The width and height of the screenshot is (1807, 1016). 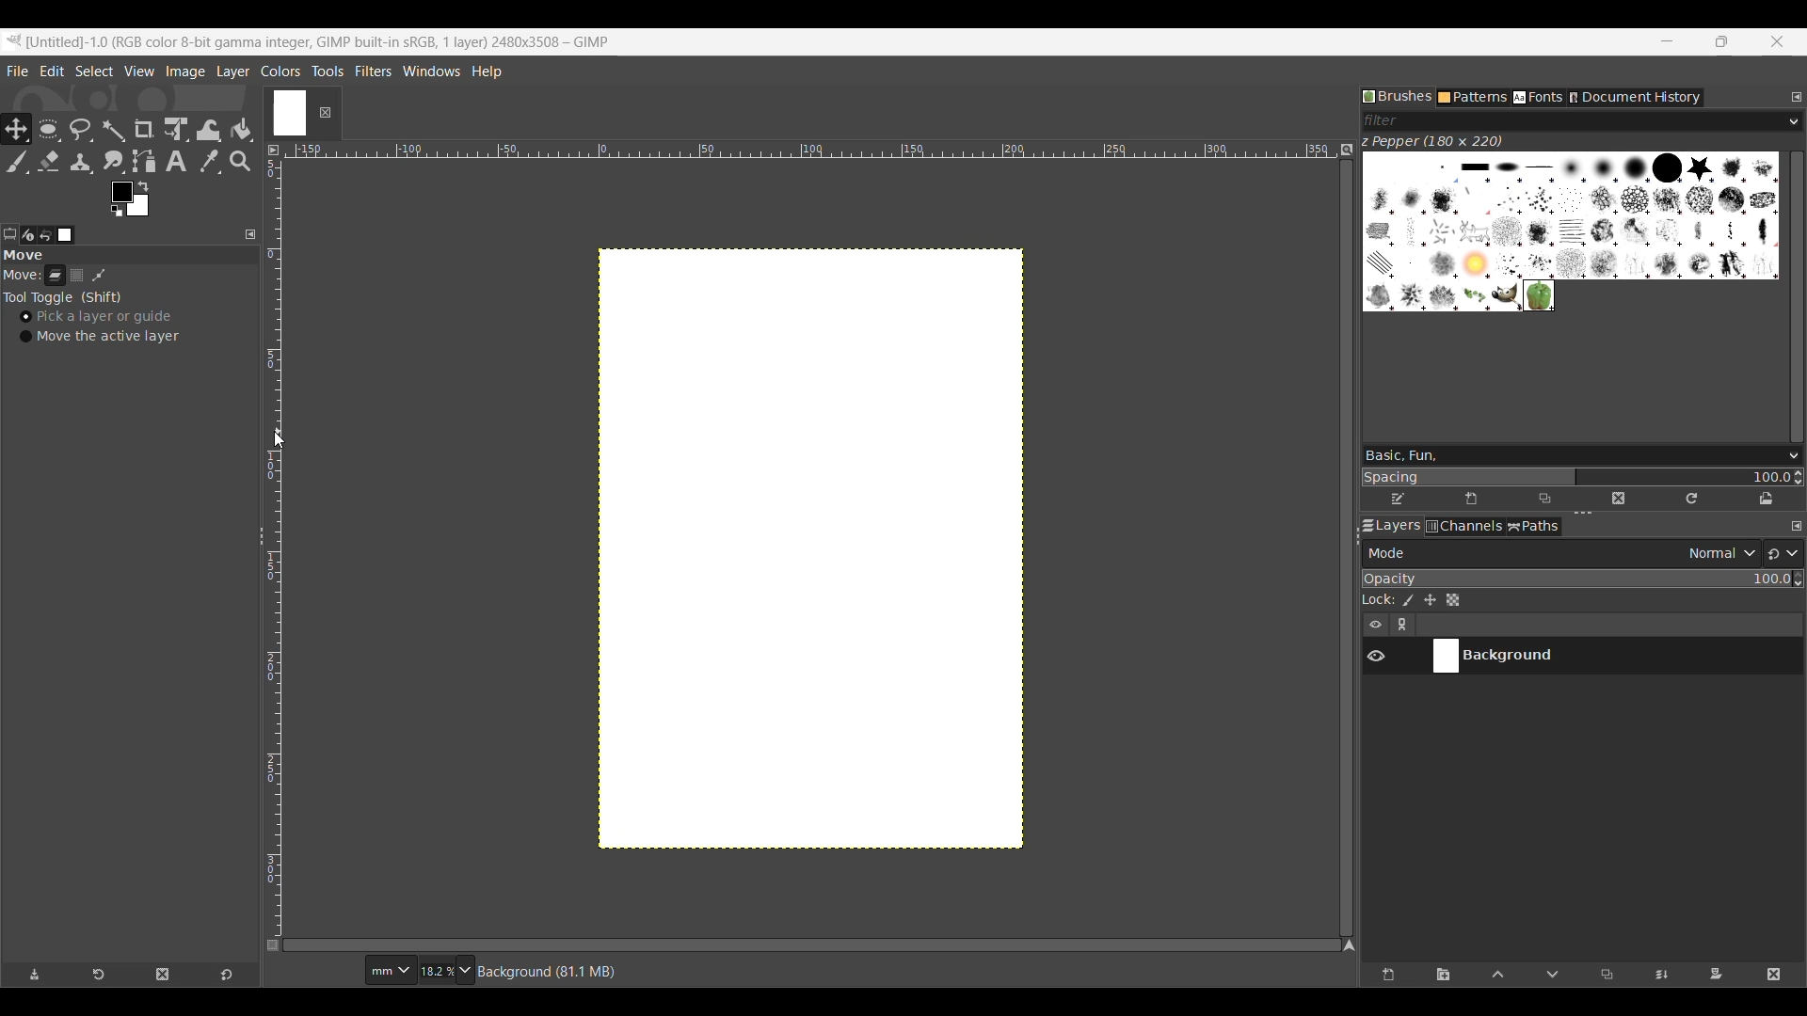 What do you see at coordinates (1379, 599) in the screenshot?
I see `Indicates lock settings` at bounding box center [1379, 599].